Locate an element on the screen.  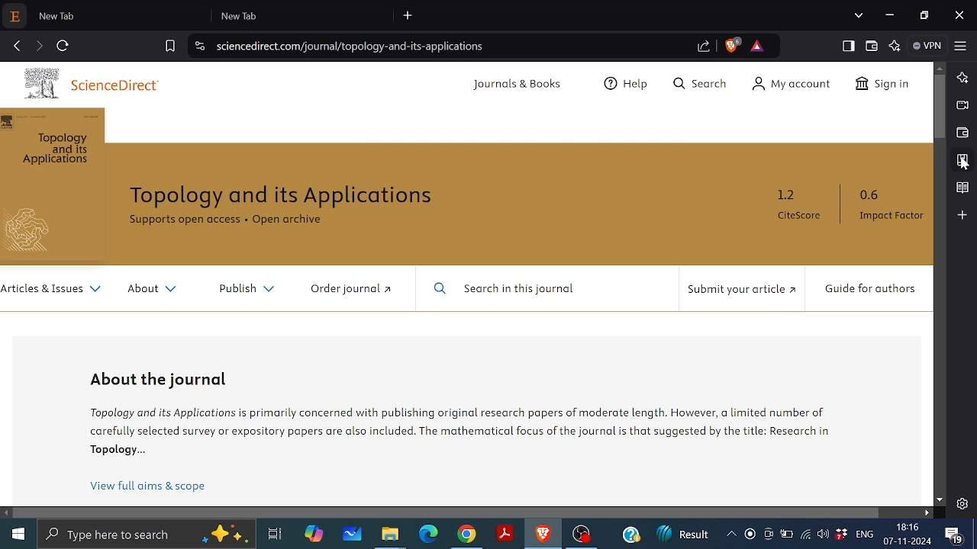
Open Archive is located at coordinates (294, 221).